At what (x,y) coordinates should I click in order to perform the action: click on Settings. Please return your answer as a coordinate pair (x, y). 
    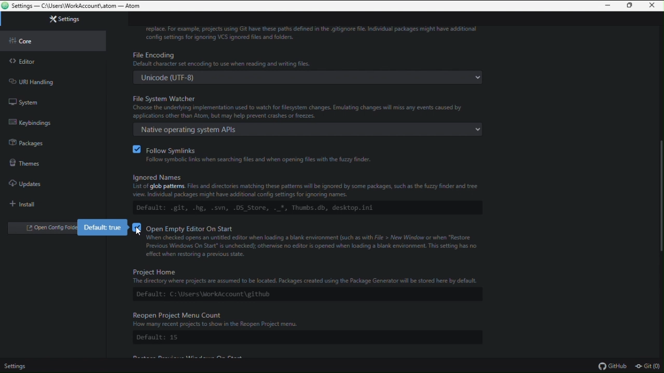
    Looking at the image, I should click on (56, 19).